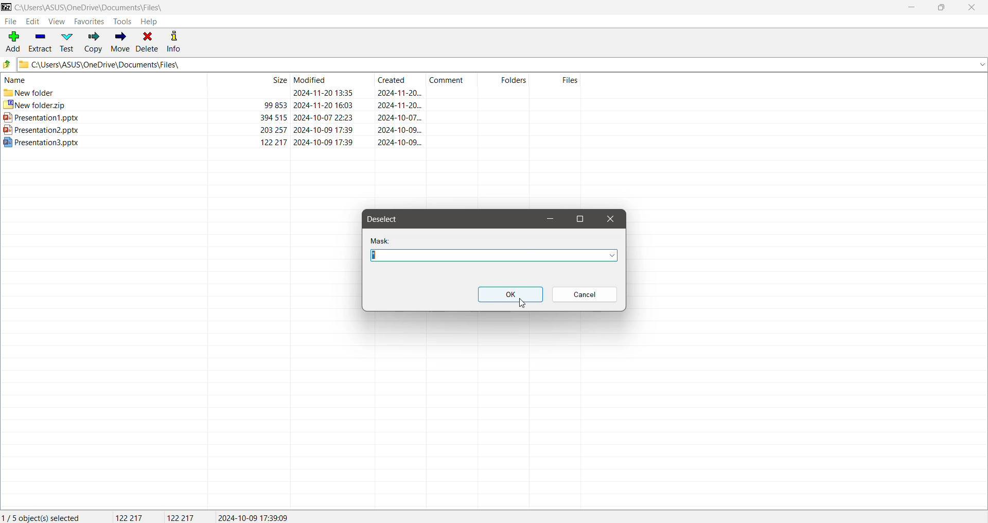 This screenshot has width=988, height=523. What do you see at coordinates (122, 21) in the screenshot?
I see `Tools` at bounding box center [122, 21].